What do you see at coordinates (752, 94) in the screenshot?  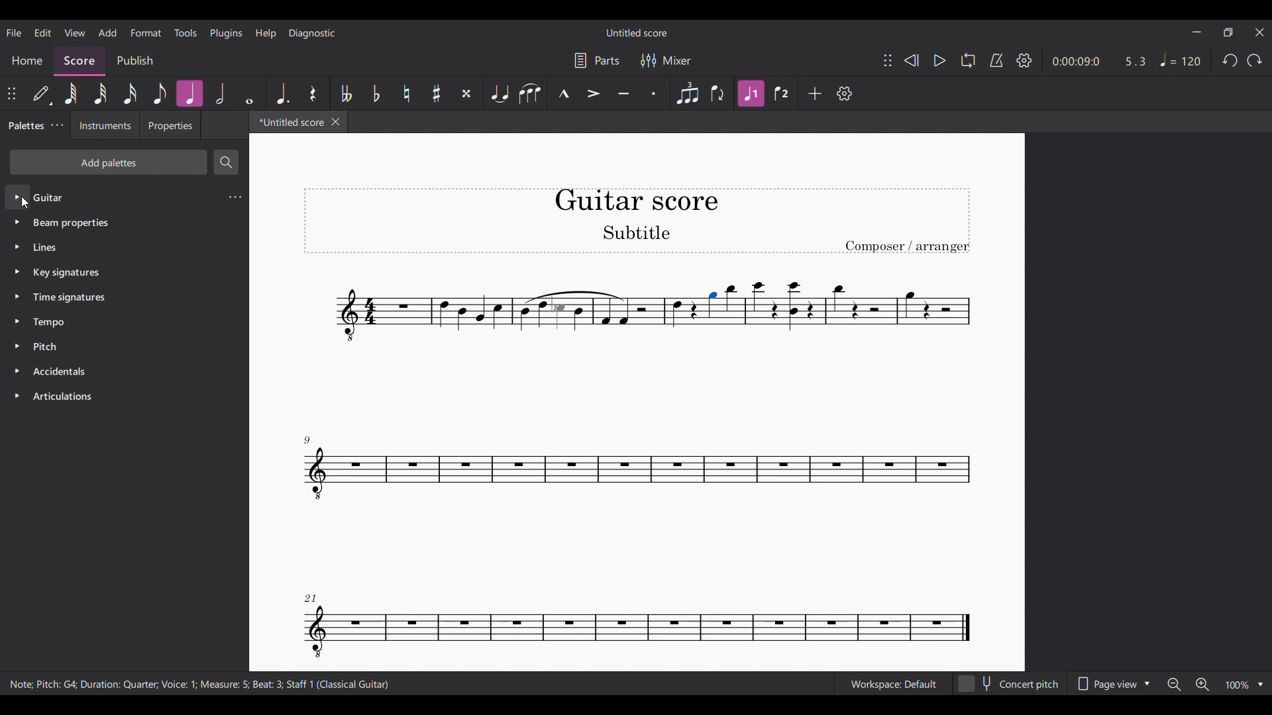 I see `Highlighted after current selection` at bounding box center [752, 94].